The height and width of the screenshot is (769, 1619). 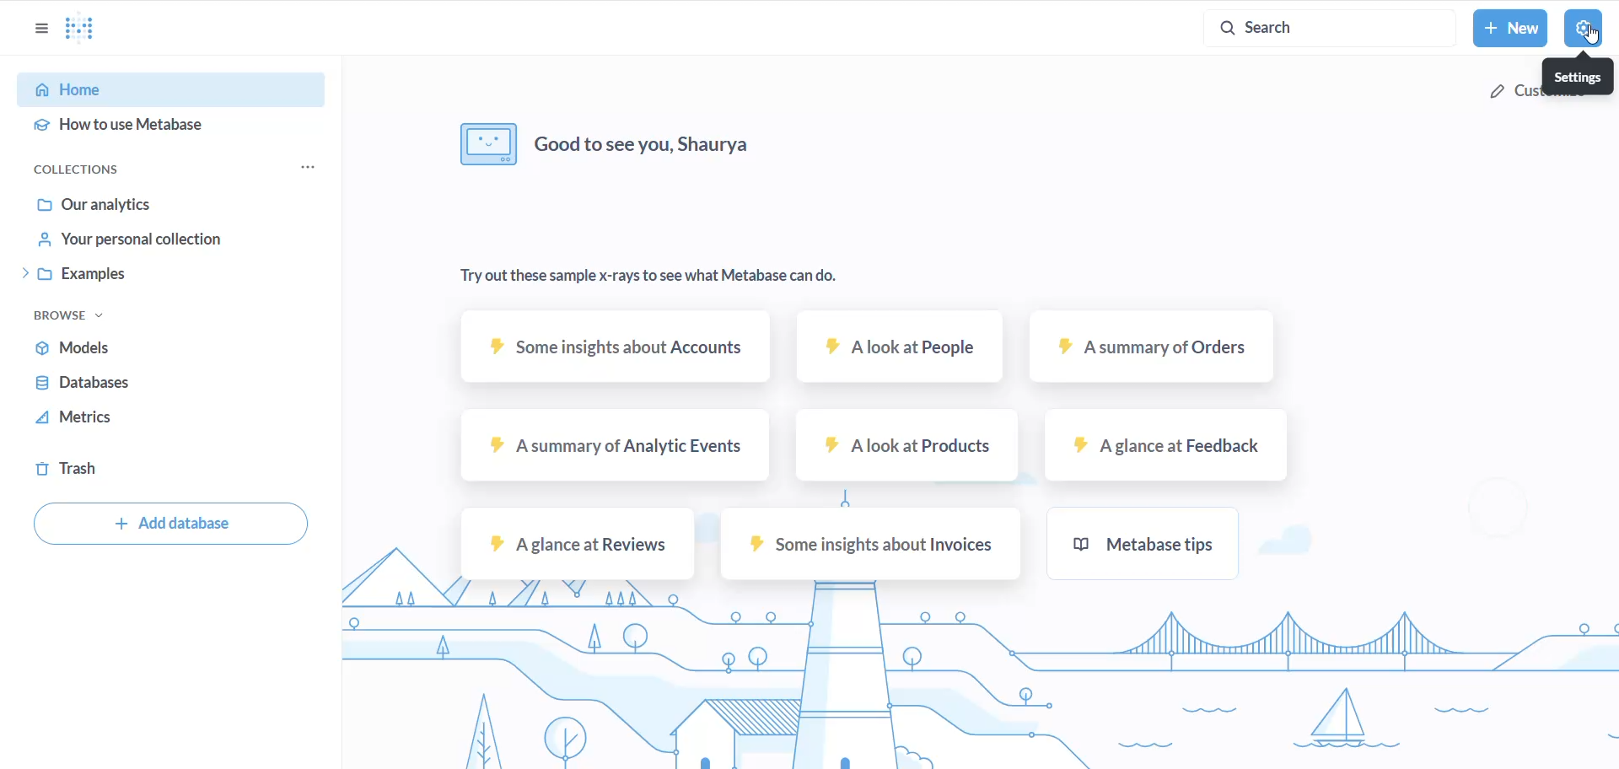 What do you see at coordinates (89, 30) in the screenshot?
I see `LOGO` at bounding box center [89, 30].